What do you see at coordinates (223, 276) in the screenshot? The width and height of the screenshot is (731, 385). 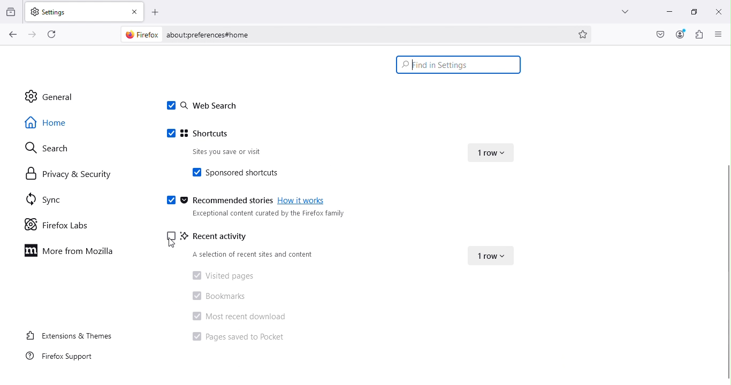 I see `Visited pages` at bounding box center [223, 276].